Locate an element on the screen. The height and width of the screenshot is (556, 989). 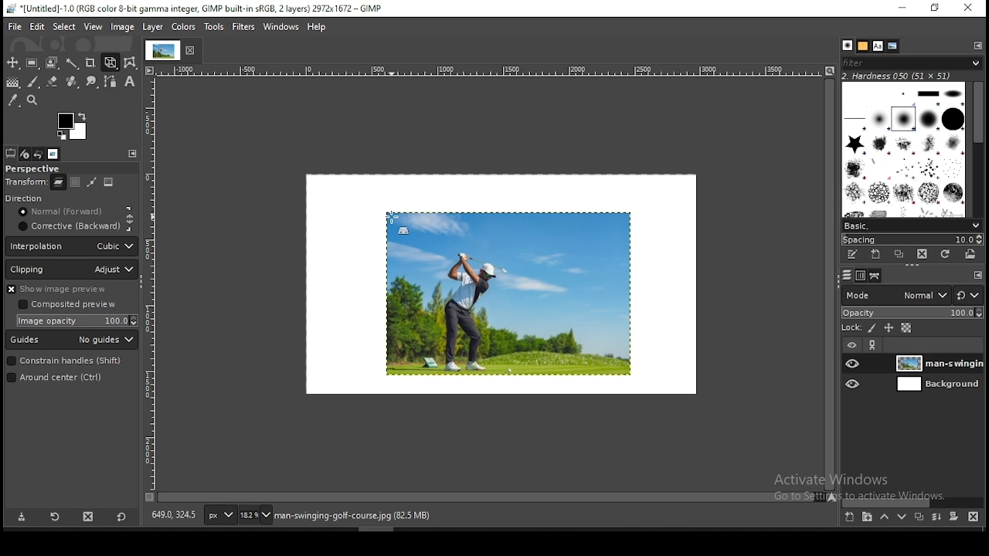
merge layer is located at coordinates (936, 515).